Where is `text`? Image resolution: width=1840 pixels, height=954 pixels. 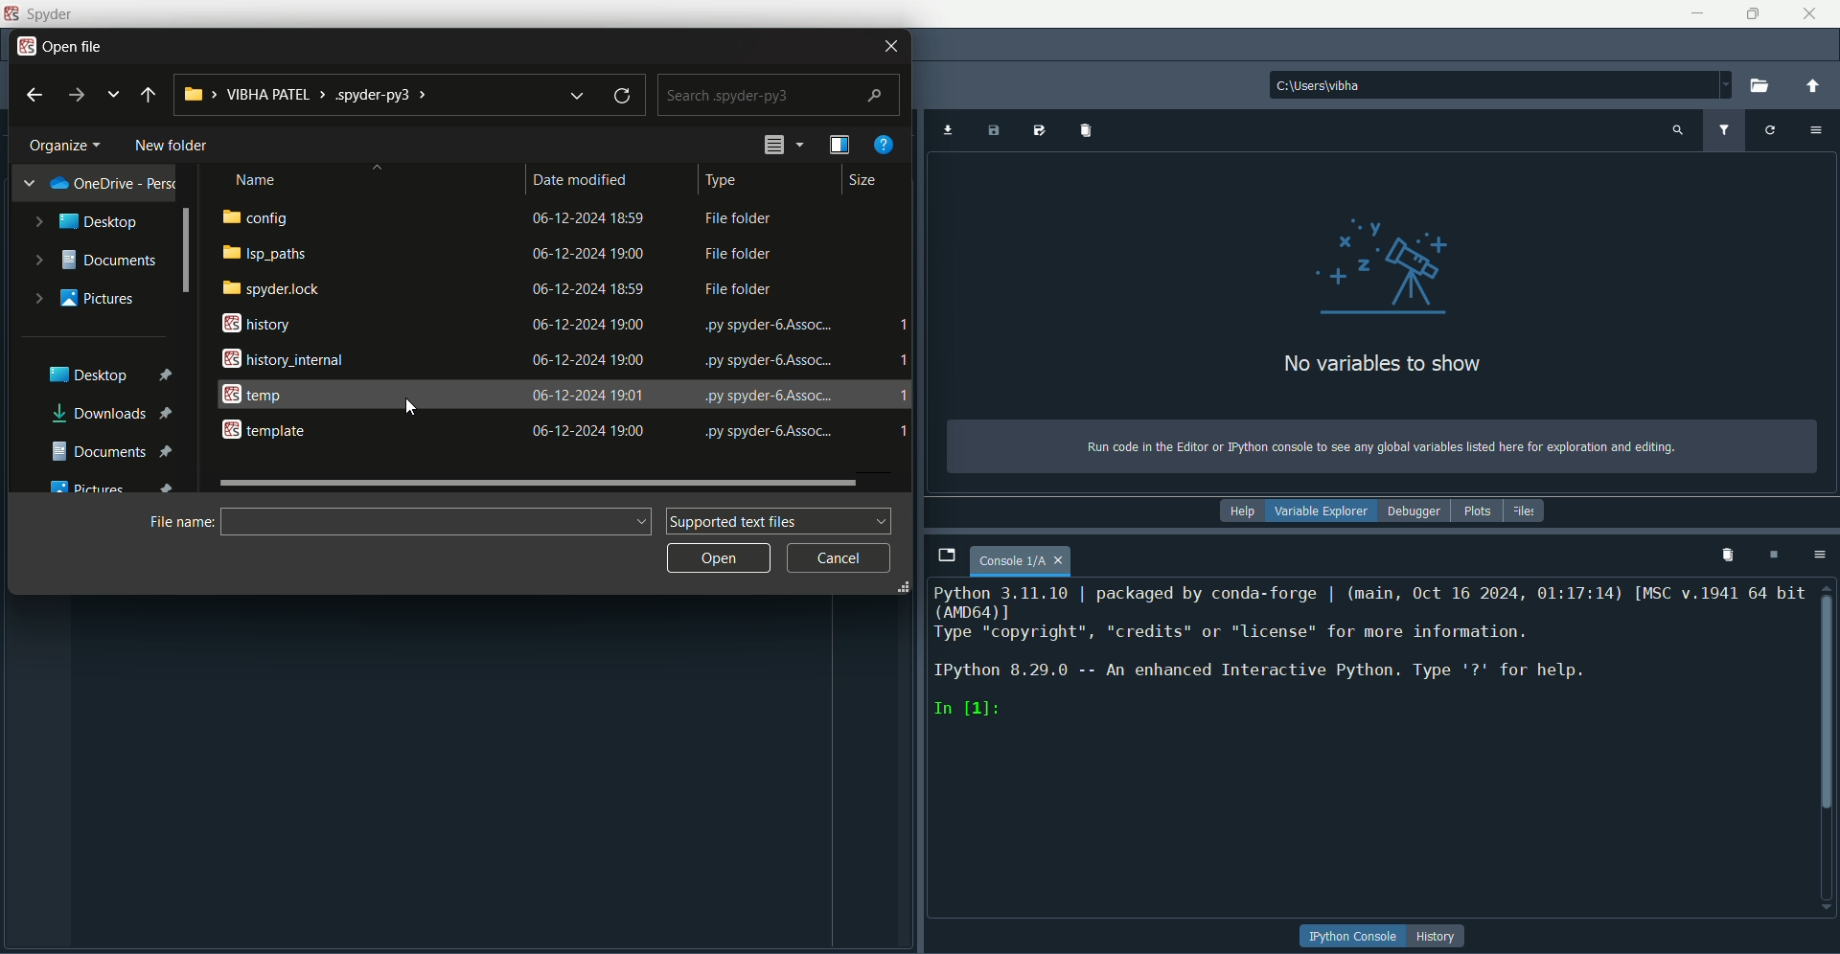 text is located at coordinates (769, 362).